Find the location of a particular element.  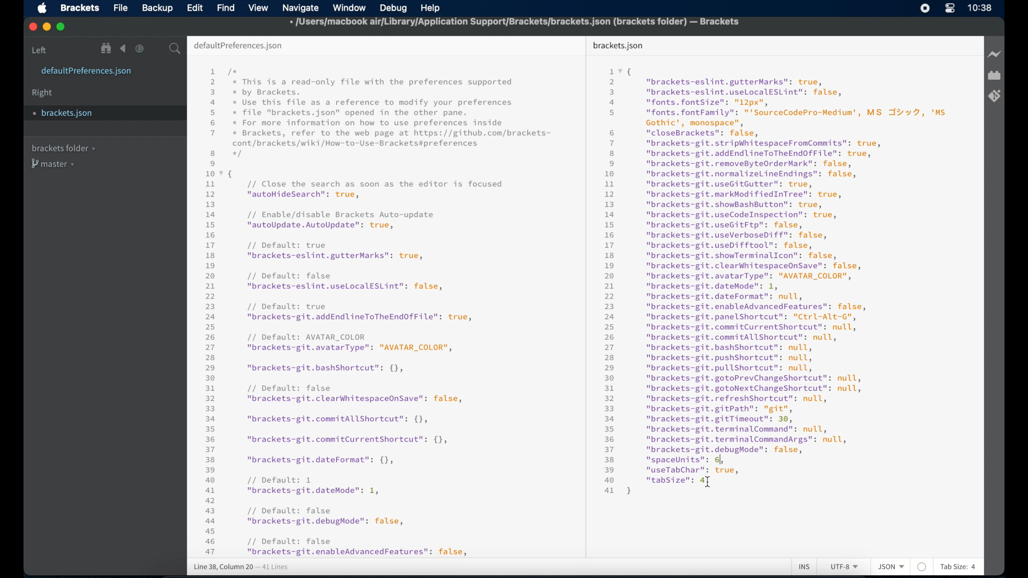

right is located at coordinates (42, 93).